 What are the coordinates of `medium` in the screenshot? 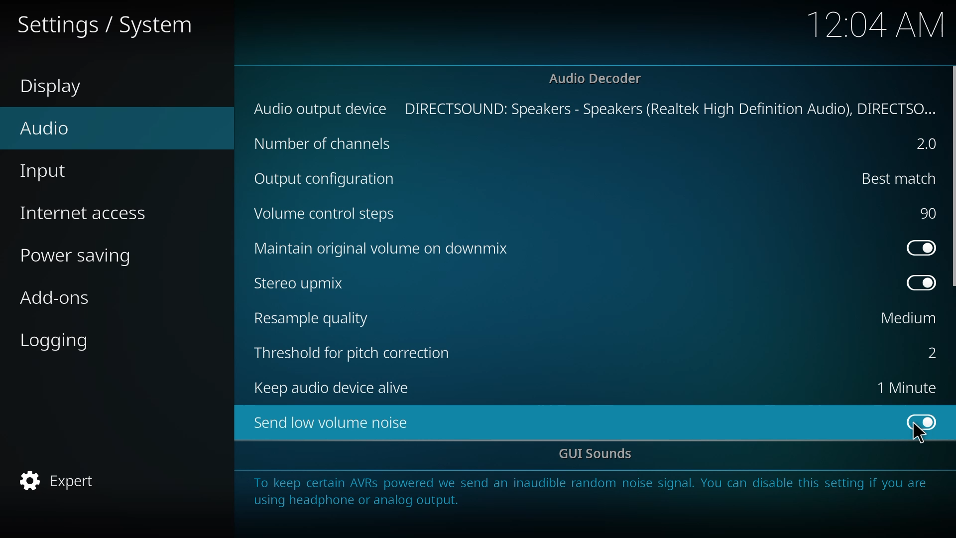 It's located at (906, 319).